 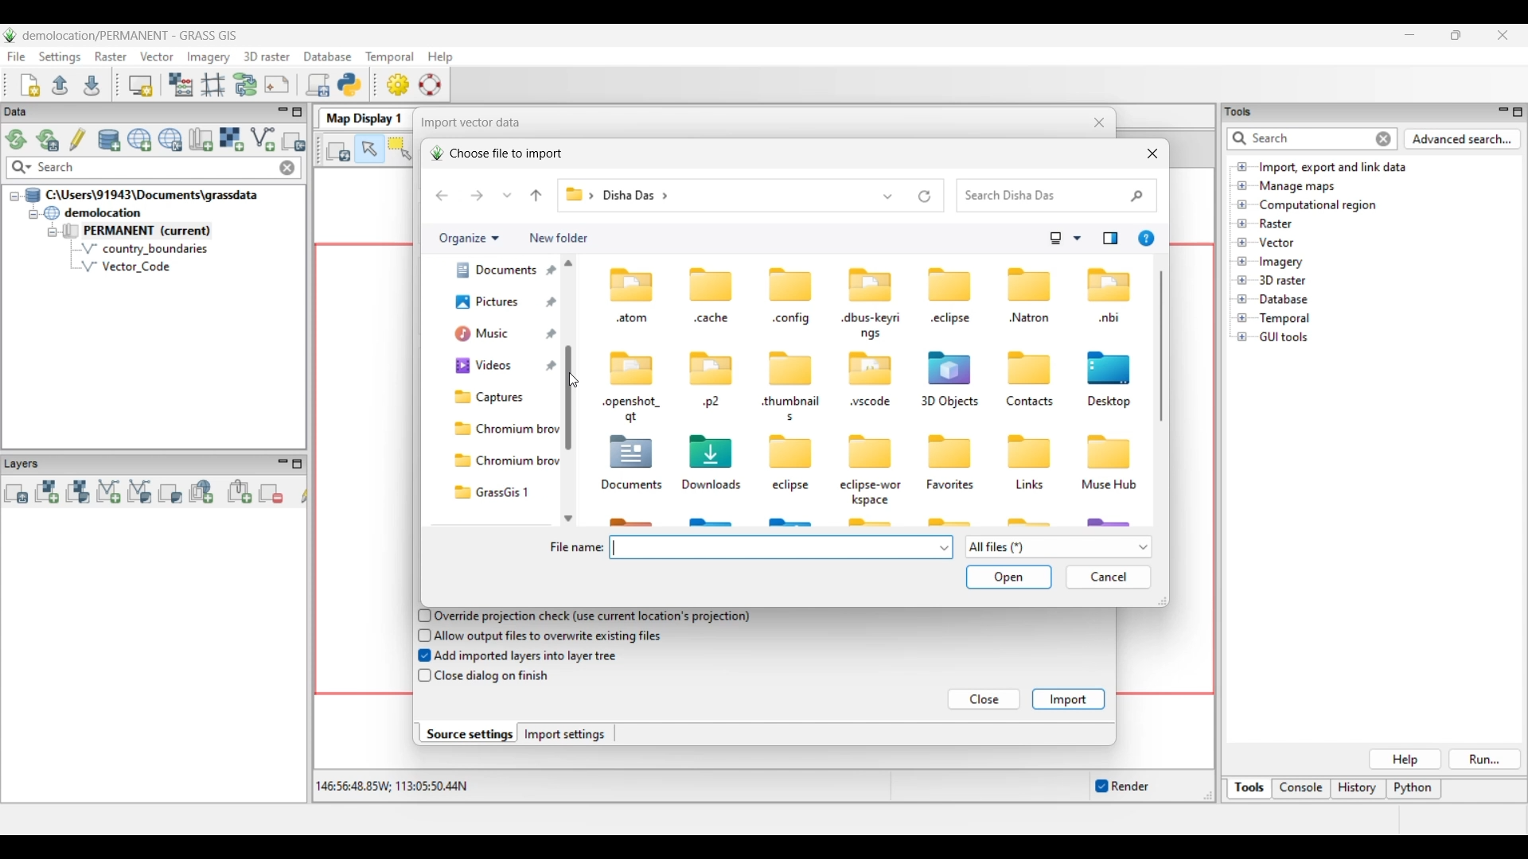 What do you see at coordinates (1058, 547) in the screenshot?
I see `Show list of file options` at bounding box center [1058, 547].